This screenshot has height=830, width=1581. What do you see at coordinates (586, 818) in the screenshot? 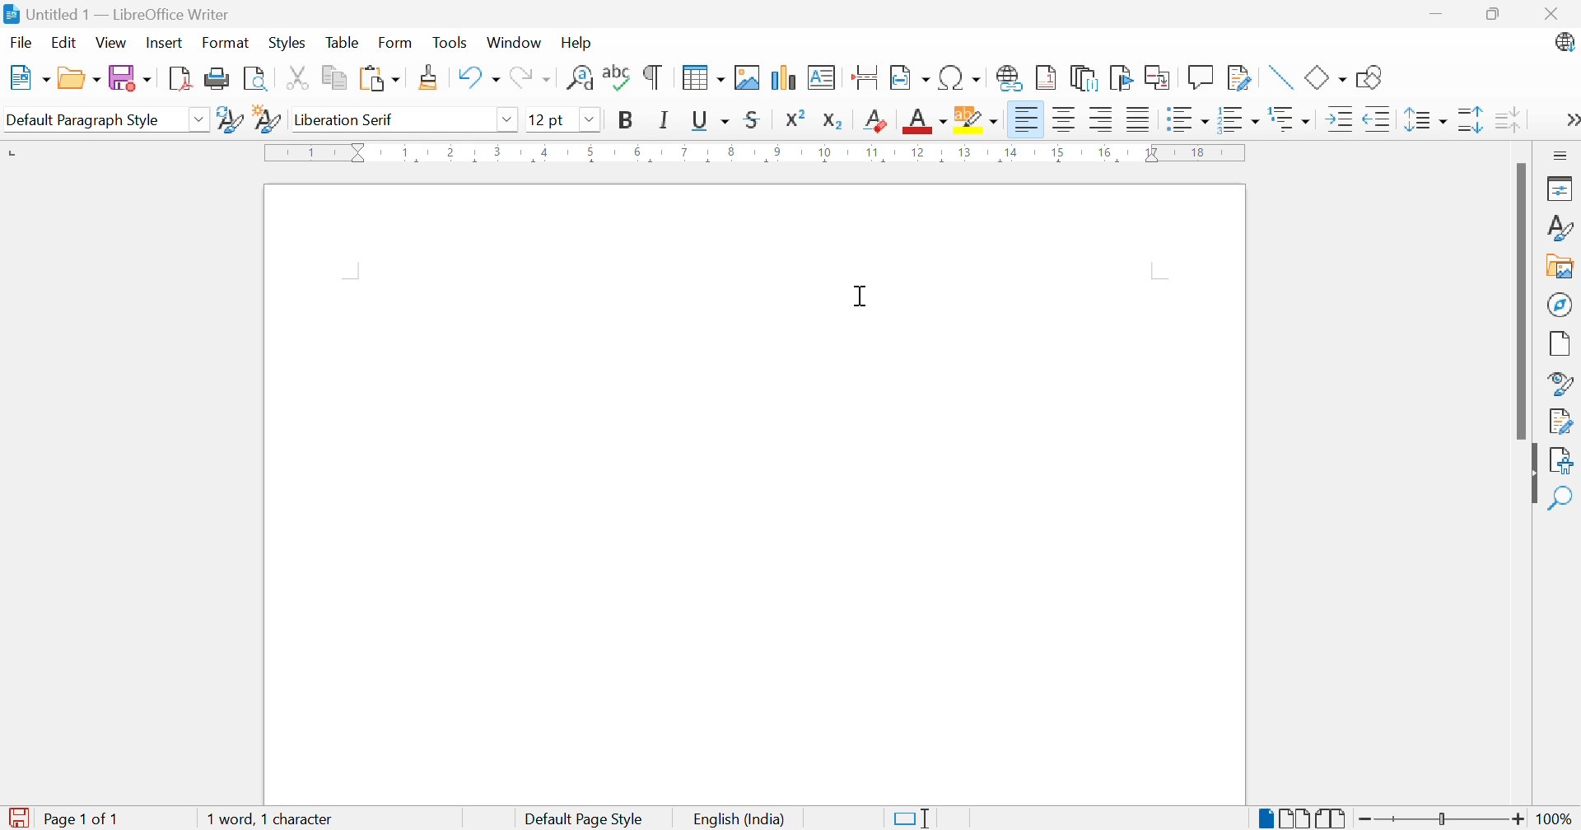
I see `Default Page Style` at bounding box center [586, 818].